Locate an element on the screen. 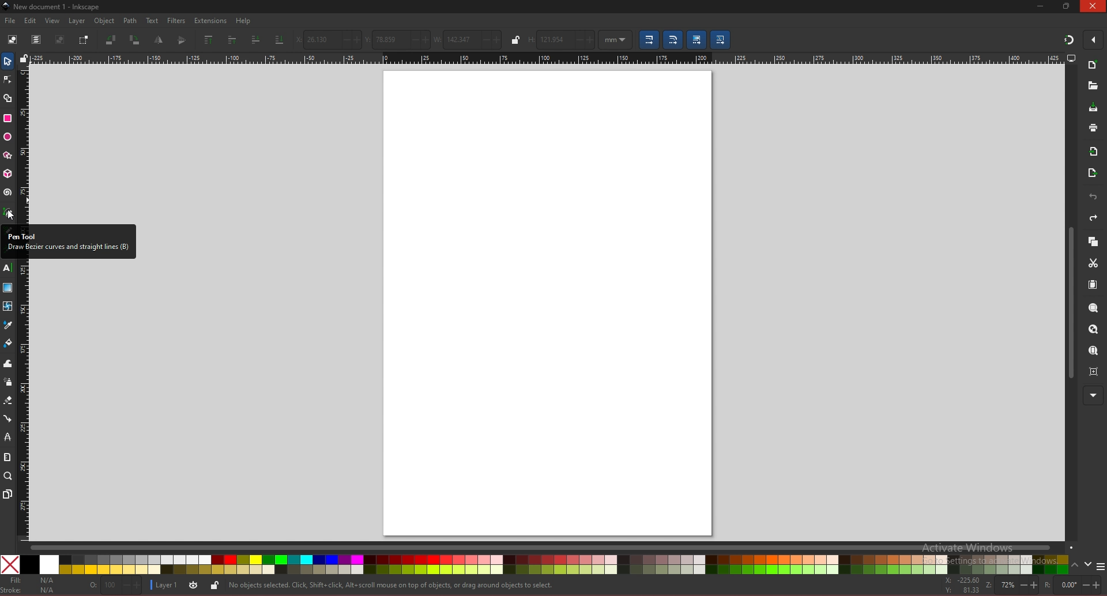 The image size is (1107, 596). redo is located at coordinates (1093, 218).